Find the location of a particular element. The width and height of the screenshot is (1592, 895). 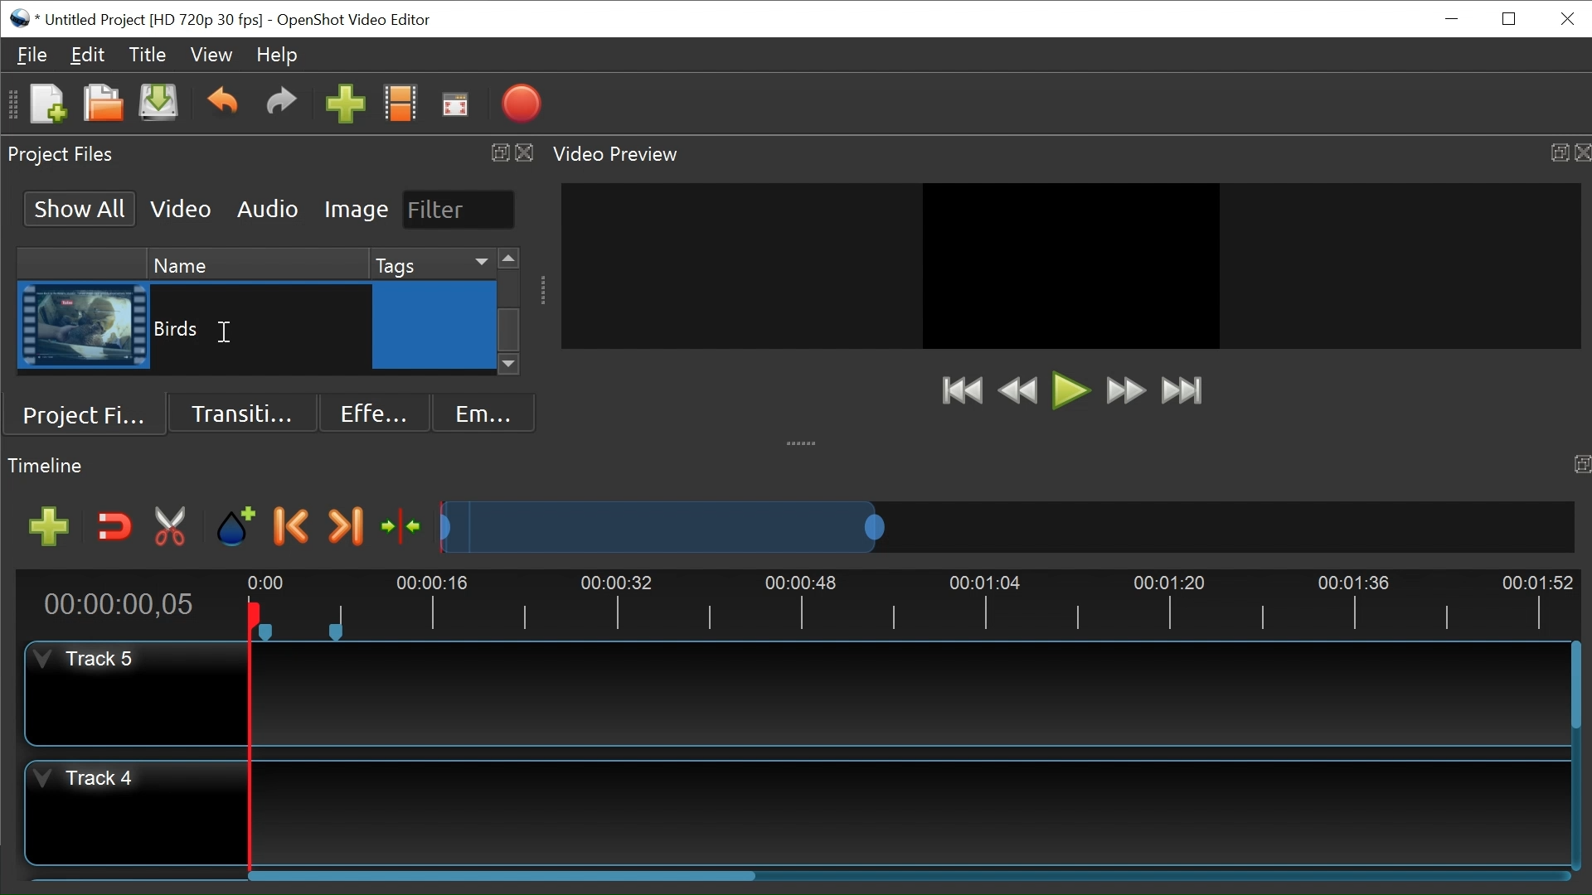

Track Panel is located at coordinates (909, 692).